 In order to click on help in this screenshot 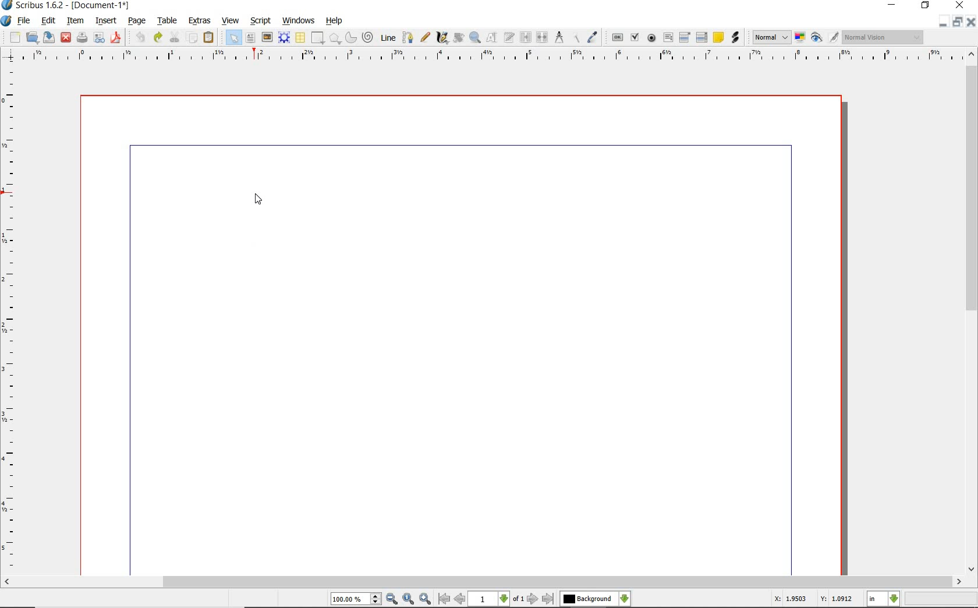, I will do `click(334, 21)`.